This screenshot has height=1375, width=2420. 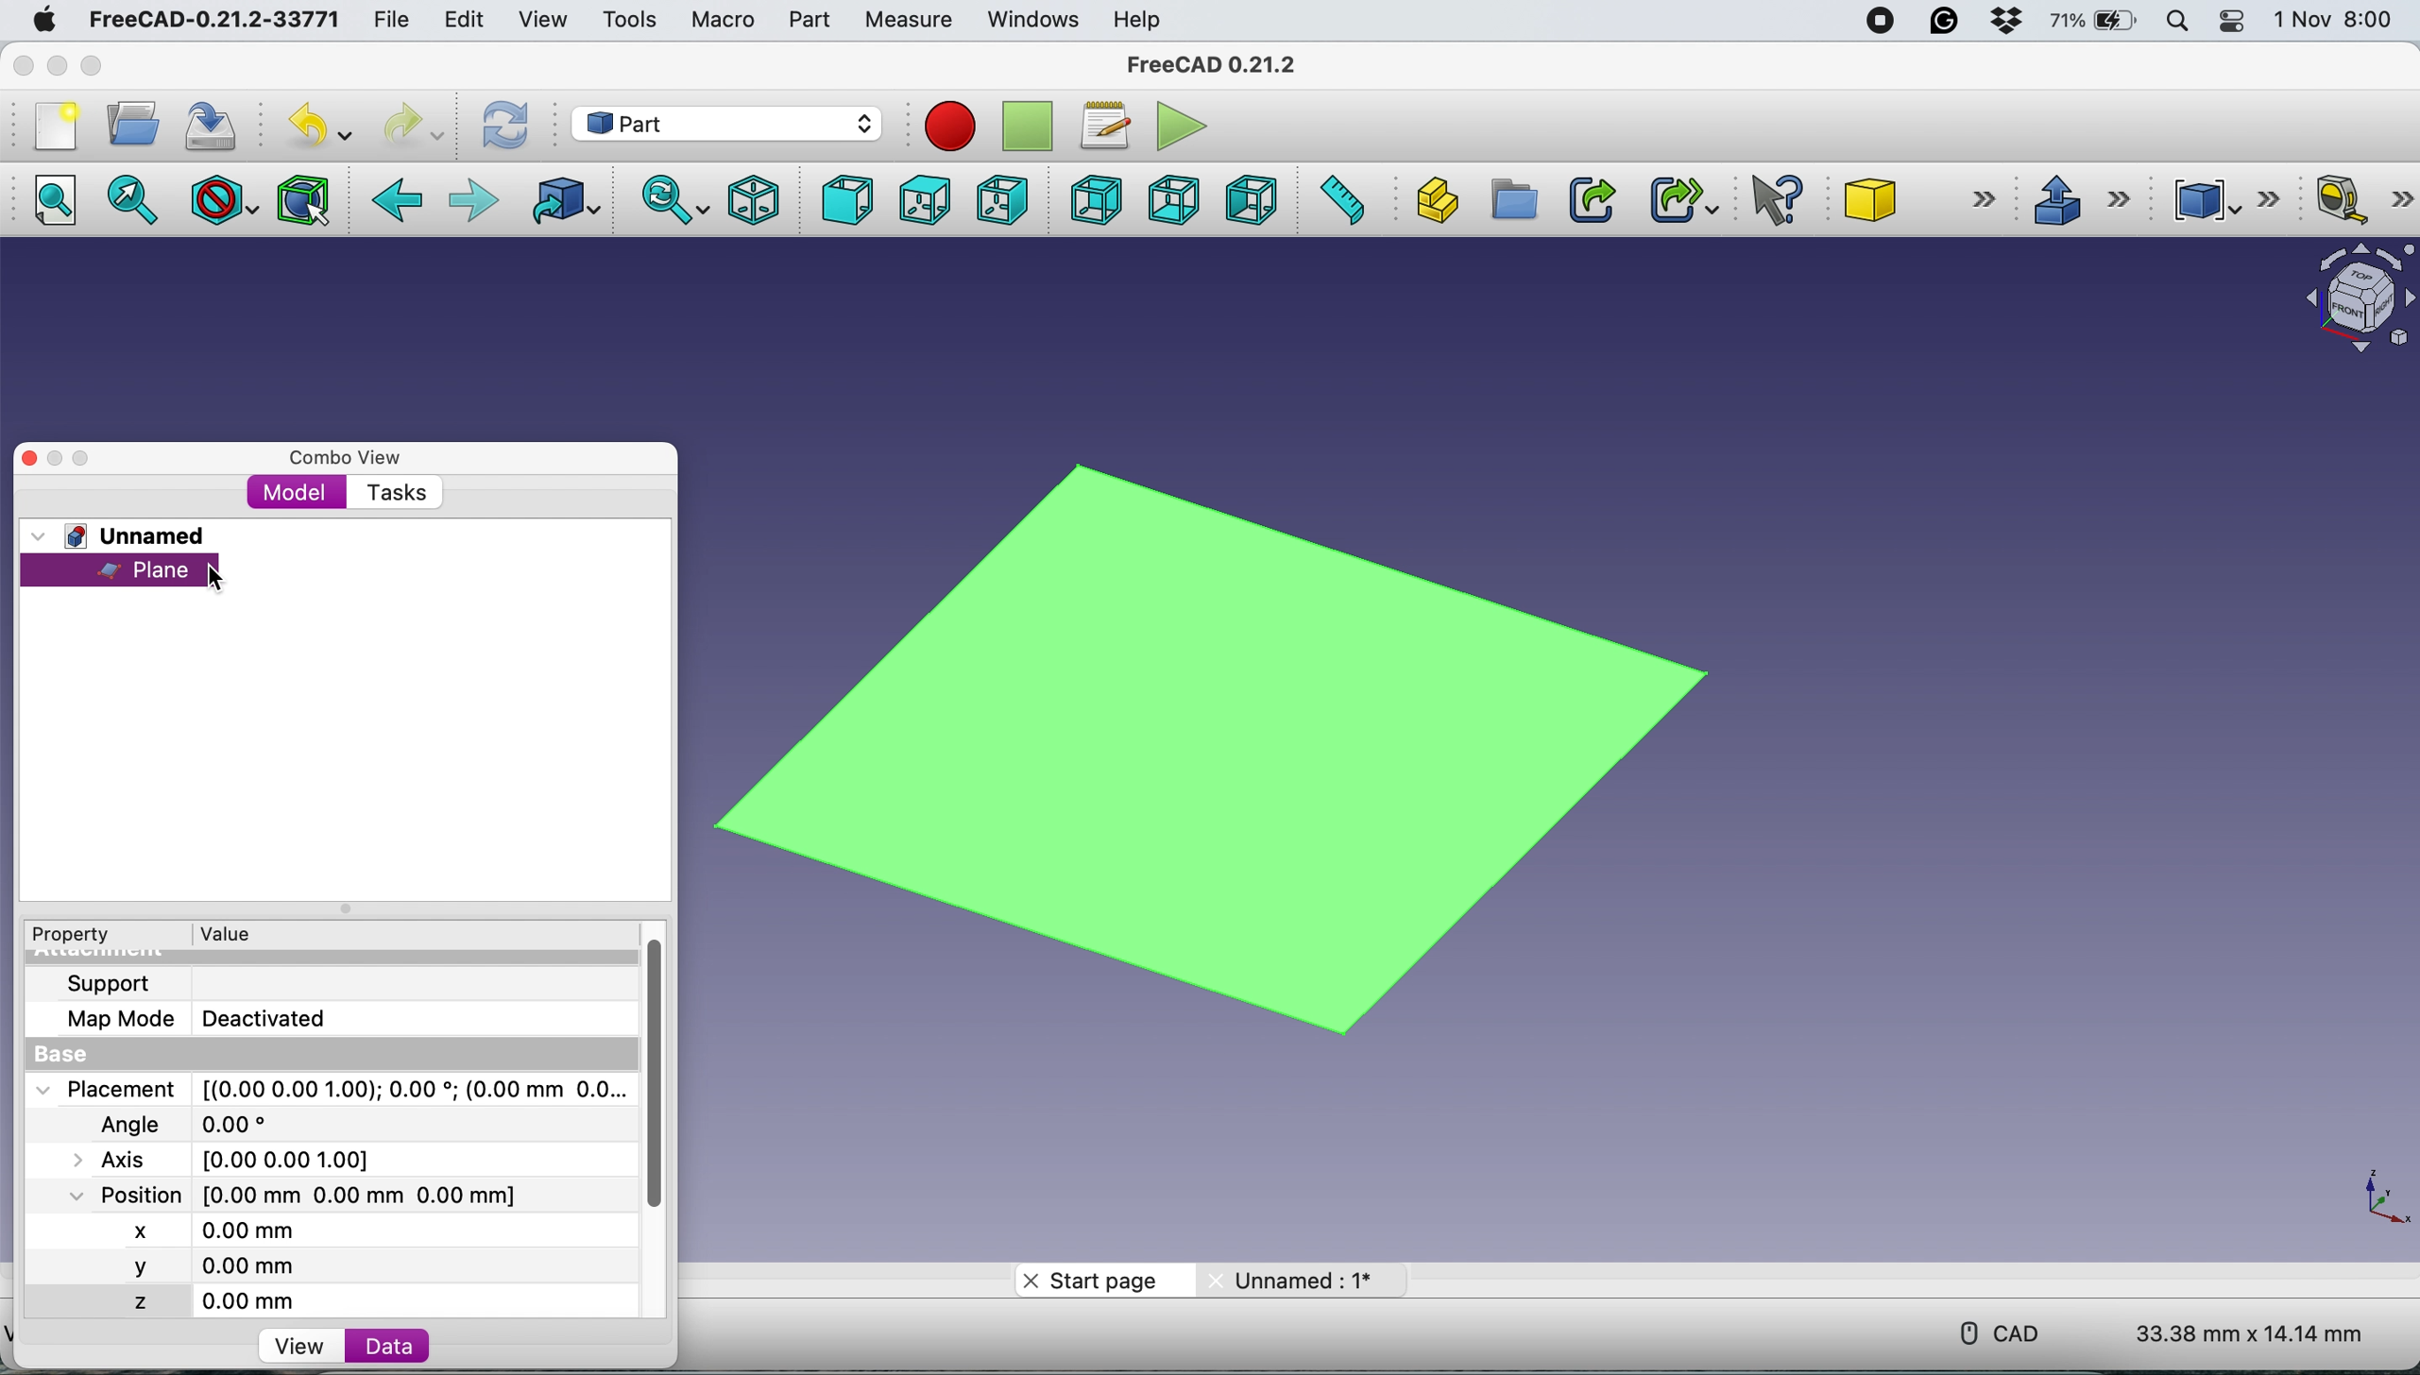 What do you see at coordinates (2257, 1335) in the screenshot?
I see `33.38 mm x 14.14 mm` at bounding box center [2257, 1335].